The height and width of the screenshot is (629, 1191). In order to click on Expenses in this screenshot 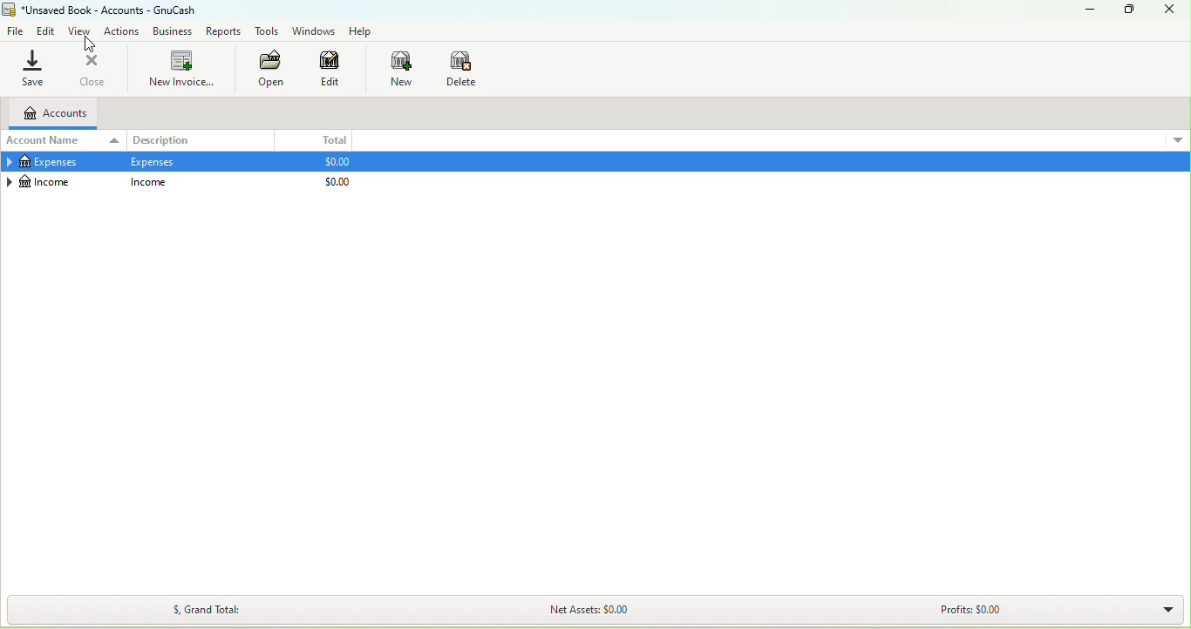, I will do `click(48, 162)`.